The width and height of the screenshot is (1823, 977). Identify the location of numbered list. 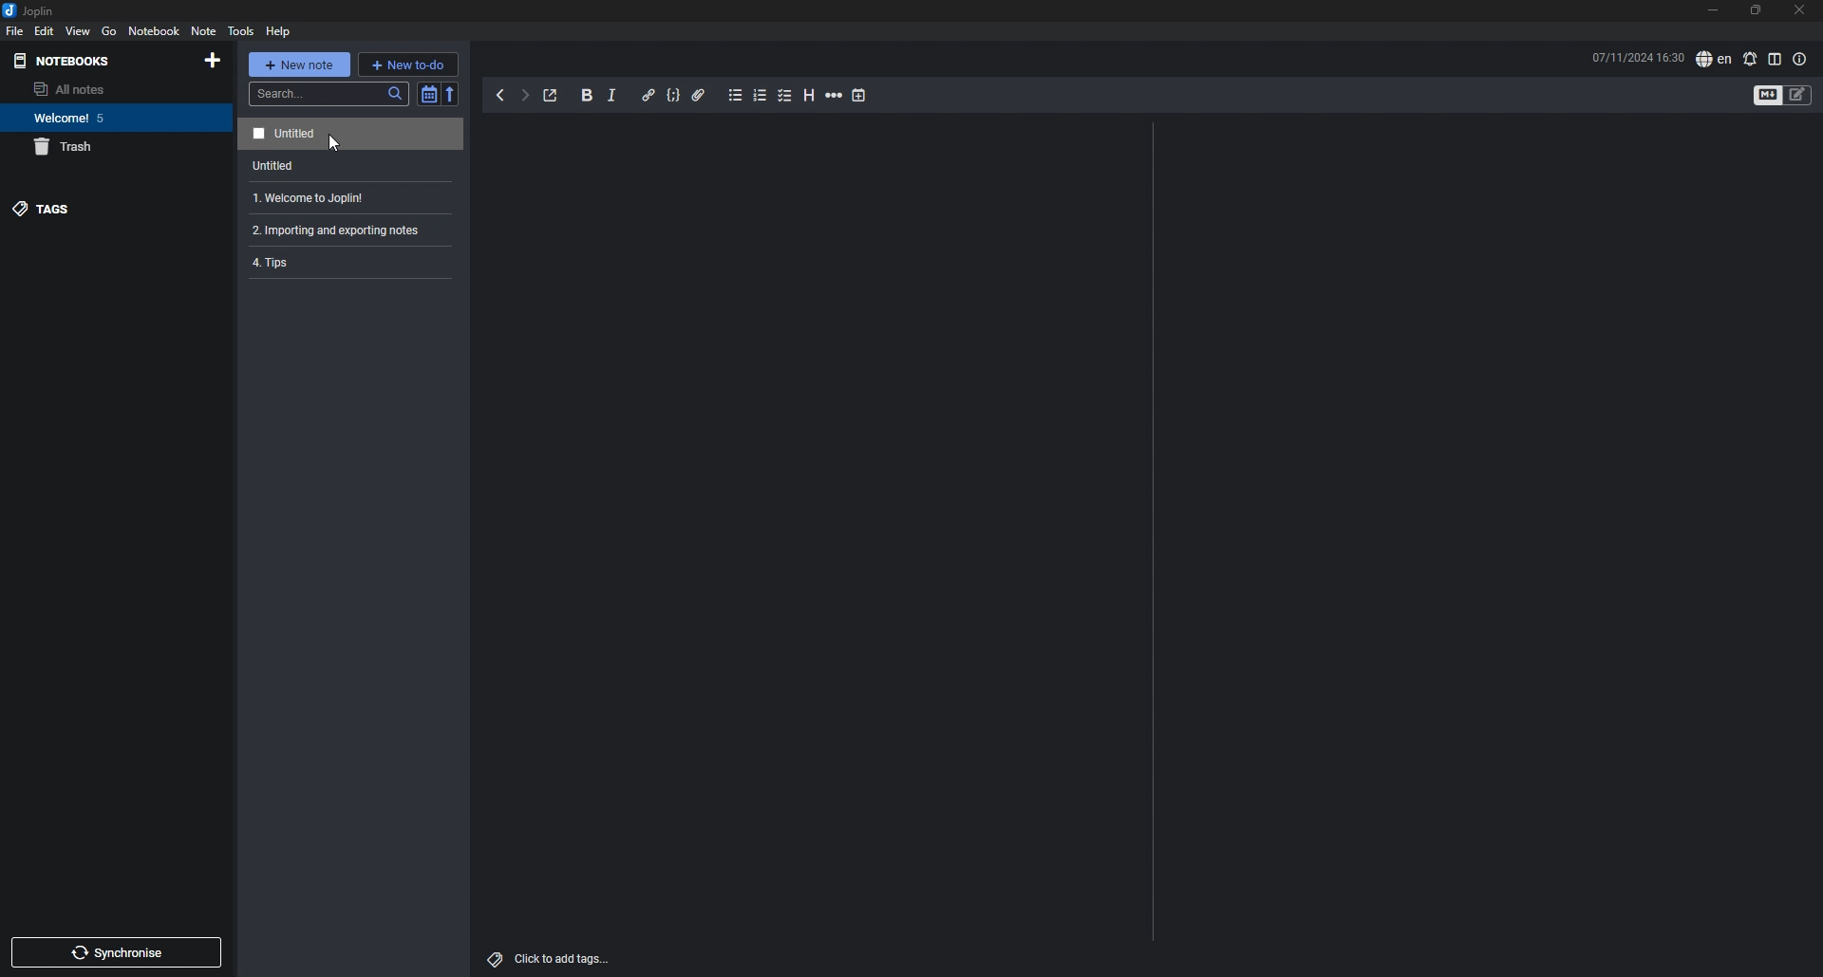
(761, 95).